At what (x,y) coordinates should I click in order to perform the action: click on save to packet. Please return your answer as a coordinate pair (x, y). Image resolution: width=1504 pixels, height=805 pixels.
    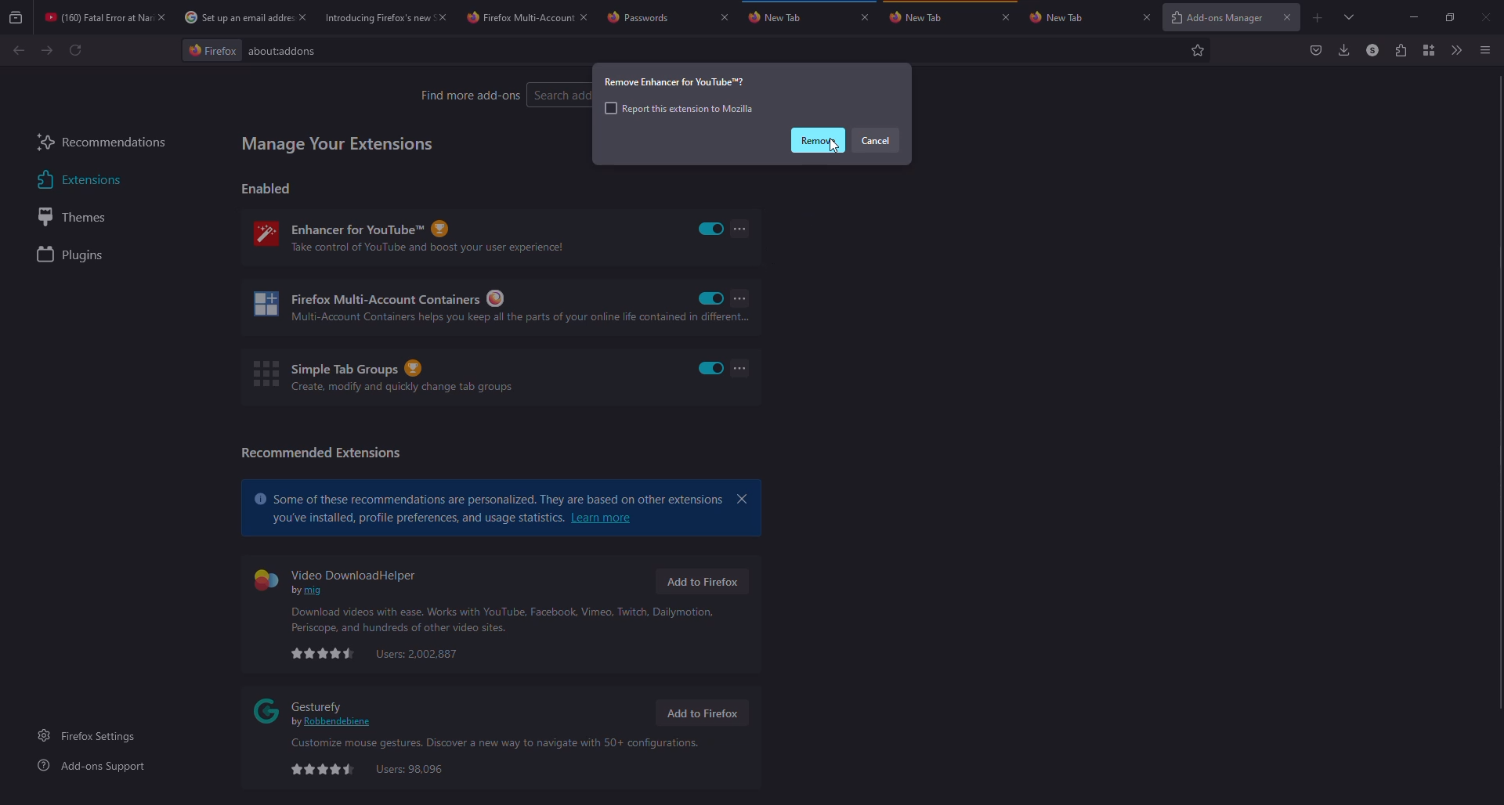
    Looking at the image, I should click on (1317, 49).